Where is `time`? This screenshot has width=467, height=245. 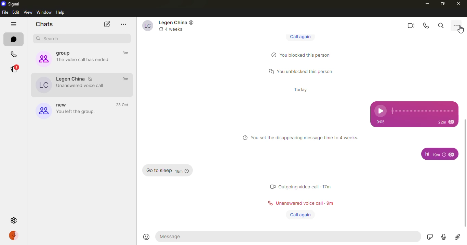 time is located at coordinates (302, 89).